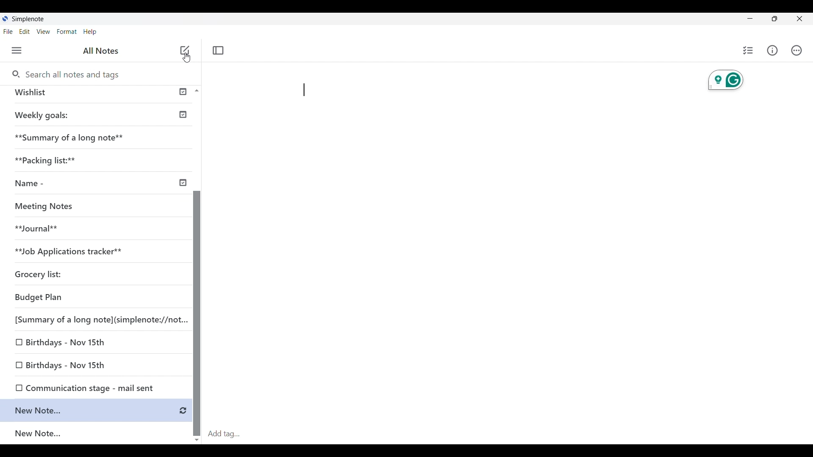 This screenshot has height=457, width=813. Describe the element at coordinates (198, 314) in the screenshot. I see `Vertical slide bar` at that location.